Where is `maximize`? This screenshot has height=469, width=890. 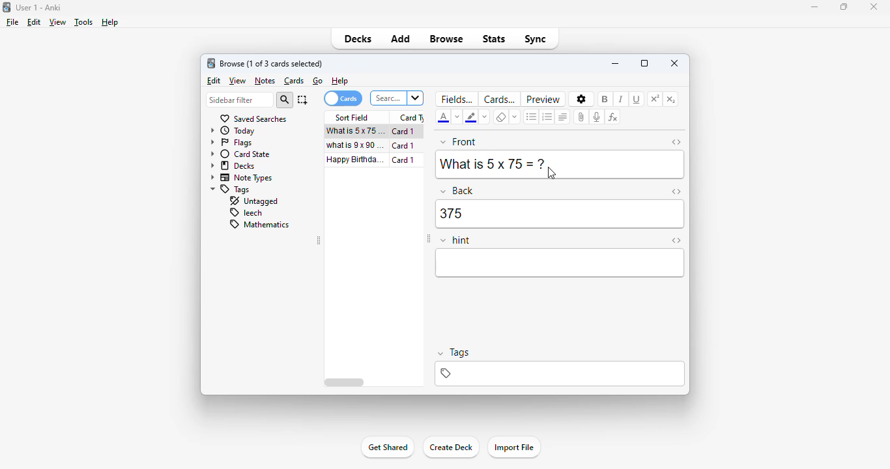
maximize is located at coordinates (644, 64).